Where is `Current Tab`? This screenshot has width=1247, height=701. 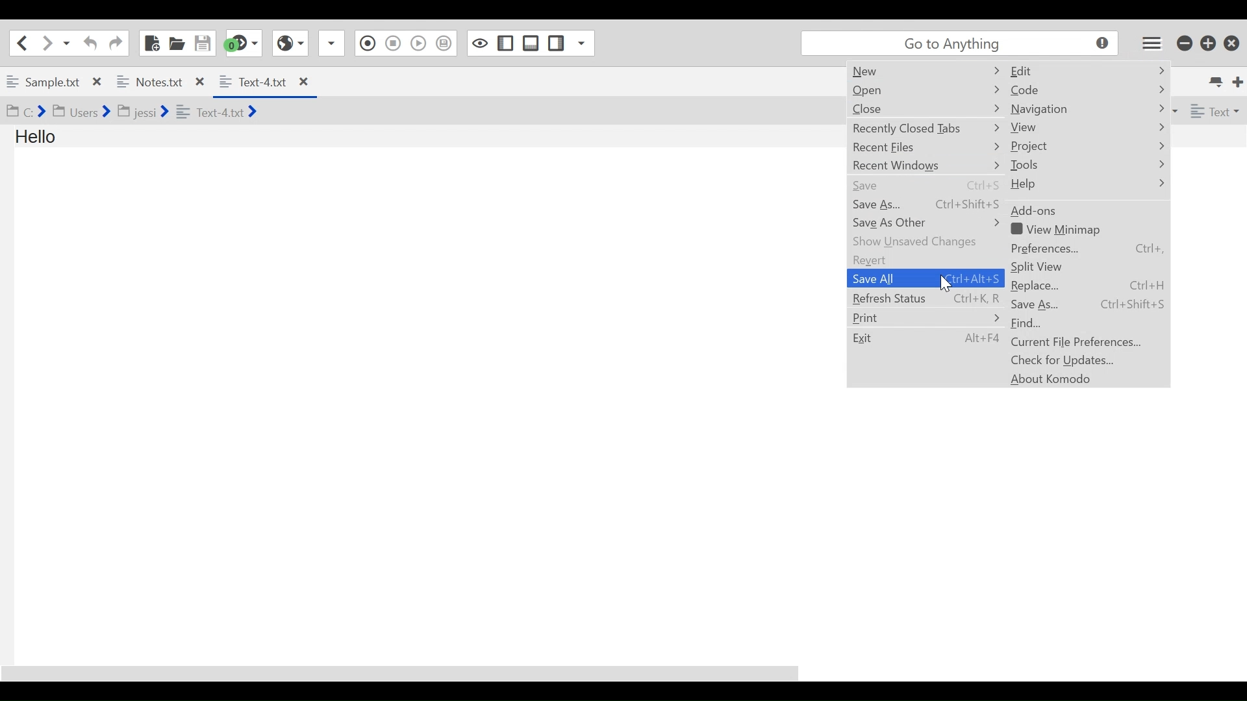 Current Tab is located at coordinates (263, 82).